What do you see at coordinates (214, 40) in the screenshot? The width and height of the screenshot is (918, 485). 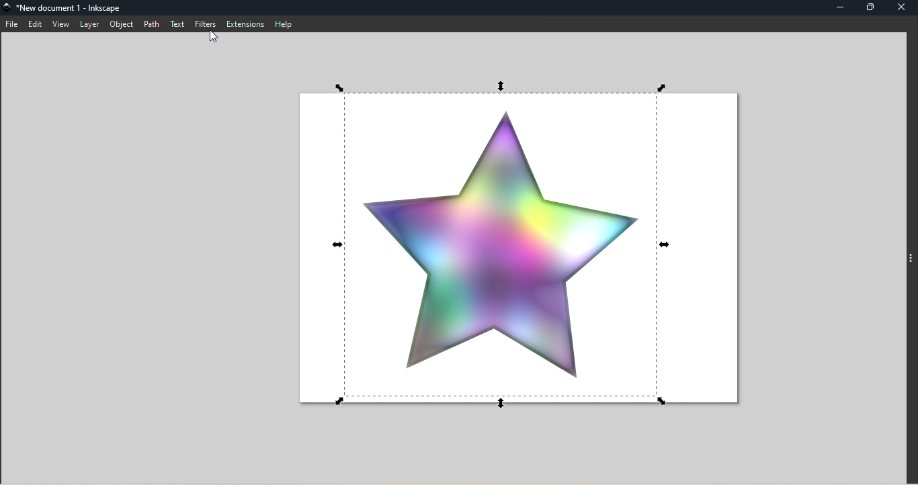 I see `Cursor` at bounding box center [214, 40].